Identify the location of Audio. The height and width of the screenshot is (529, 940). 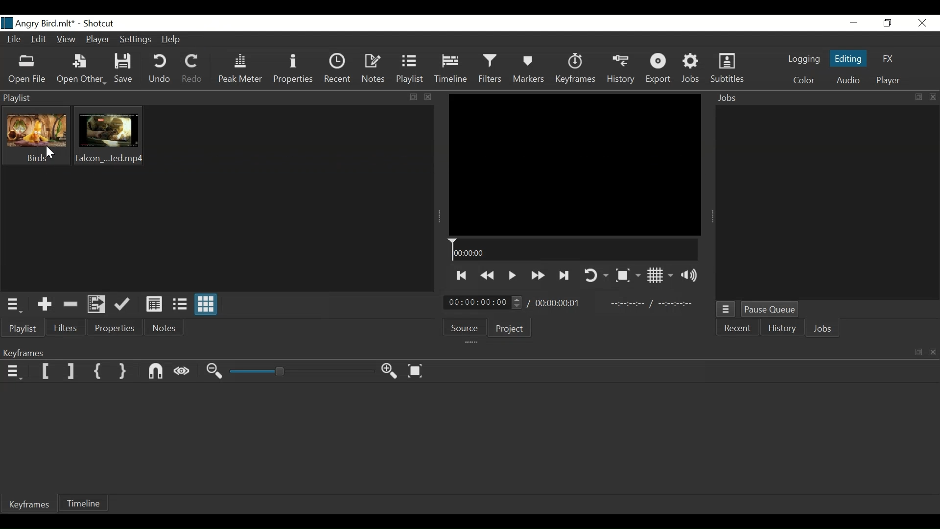
(846, 80).